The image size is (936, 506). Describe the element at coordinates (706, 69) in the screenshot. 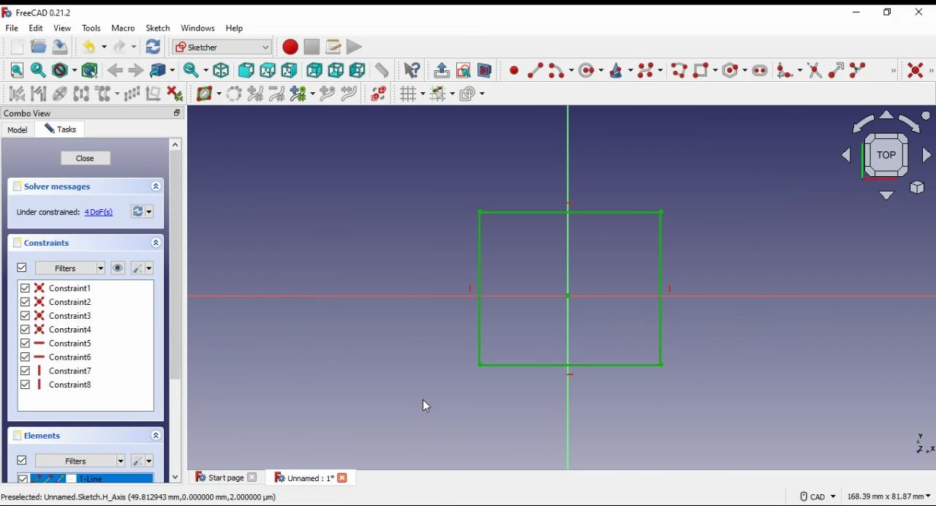

I see `create rectangle` at that location.